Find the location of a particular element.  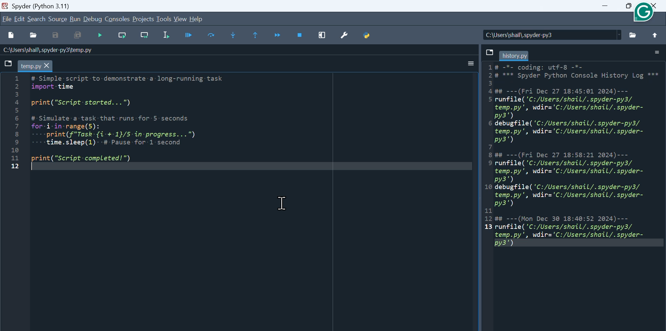

folder is located at coordinates (658, 52).